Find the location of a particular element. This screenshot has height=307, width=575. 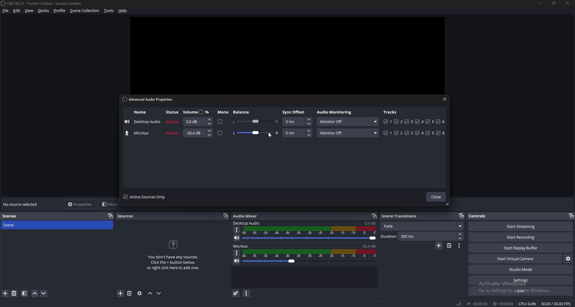

profile is located at coordinates (60, 10).